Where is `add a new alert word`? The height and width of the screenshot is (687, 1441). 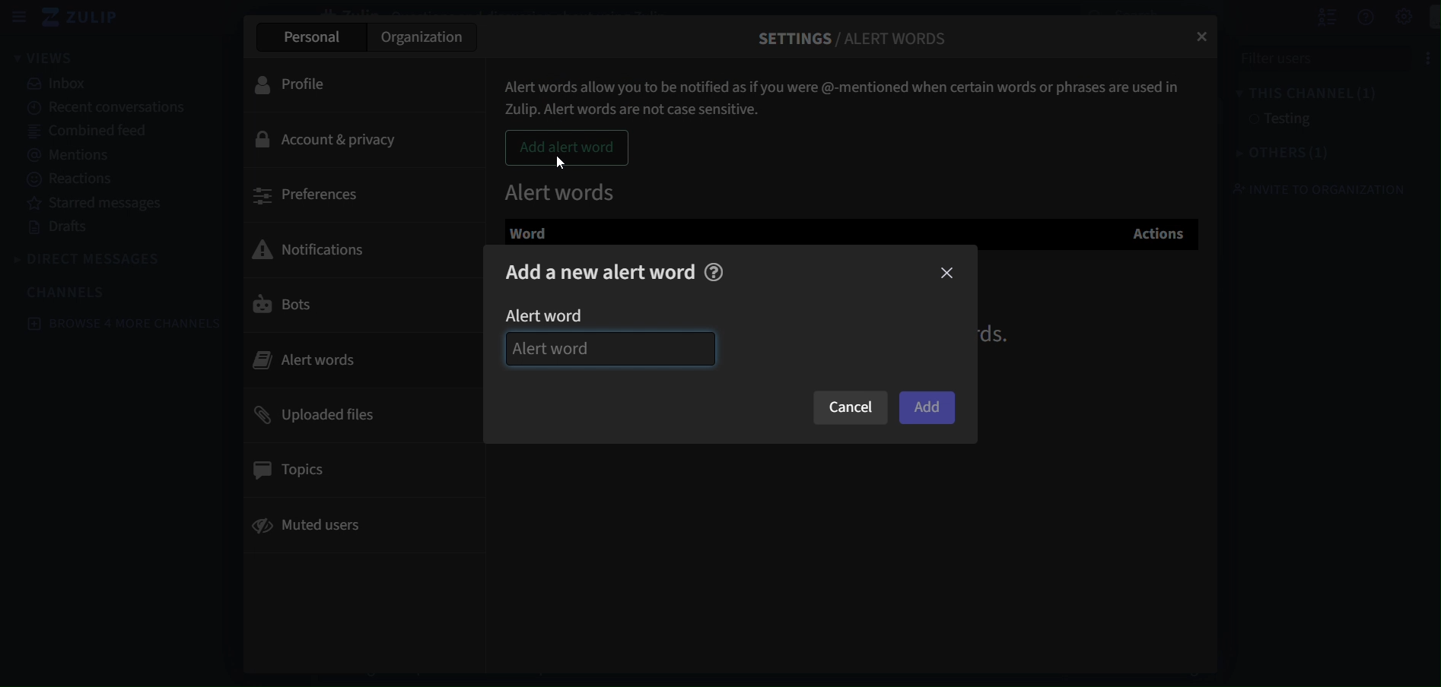 add a new alert word is located at coordinates (602, 272).